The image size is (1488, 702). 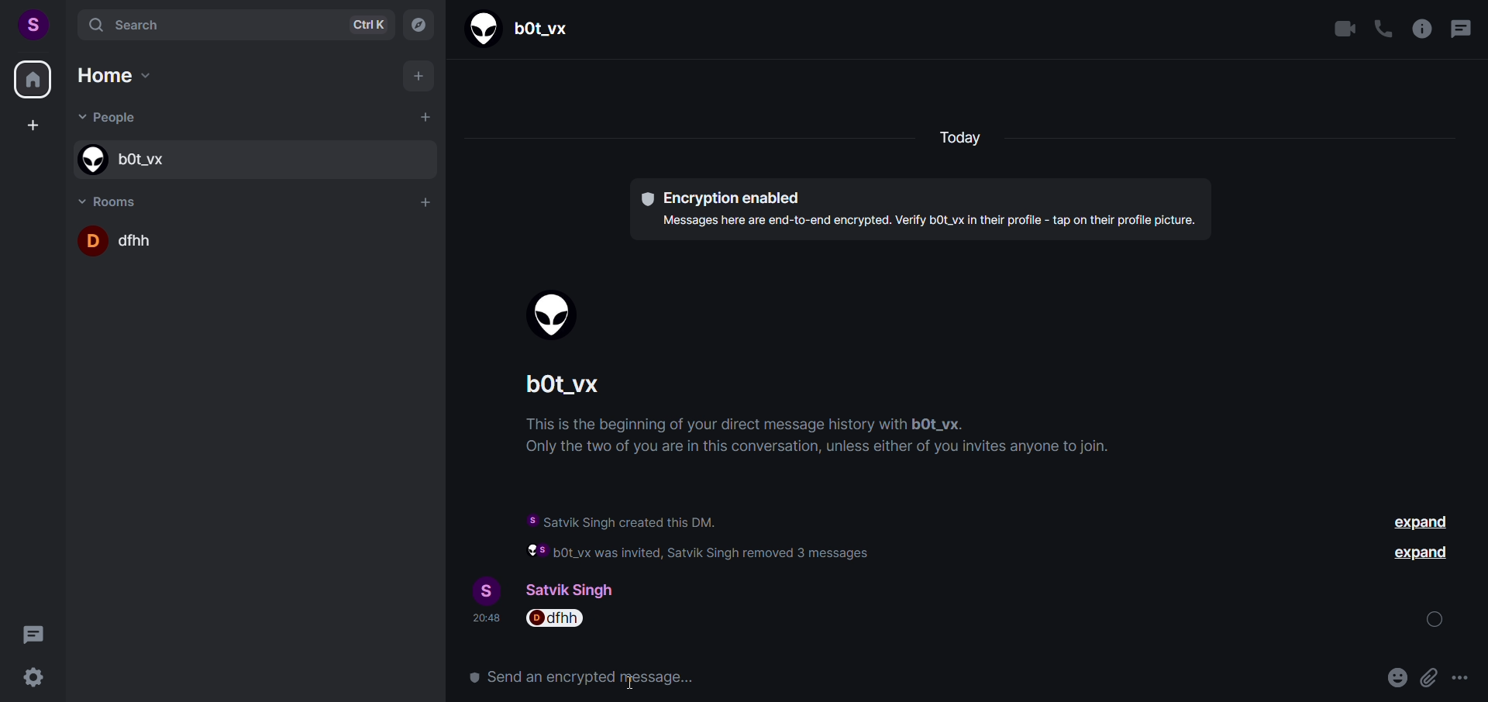 I want to click on notification, so click(x=744, y=535).